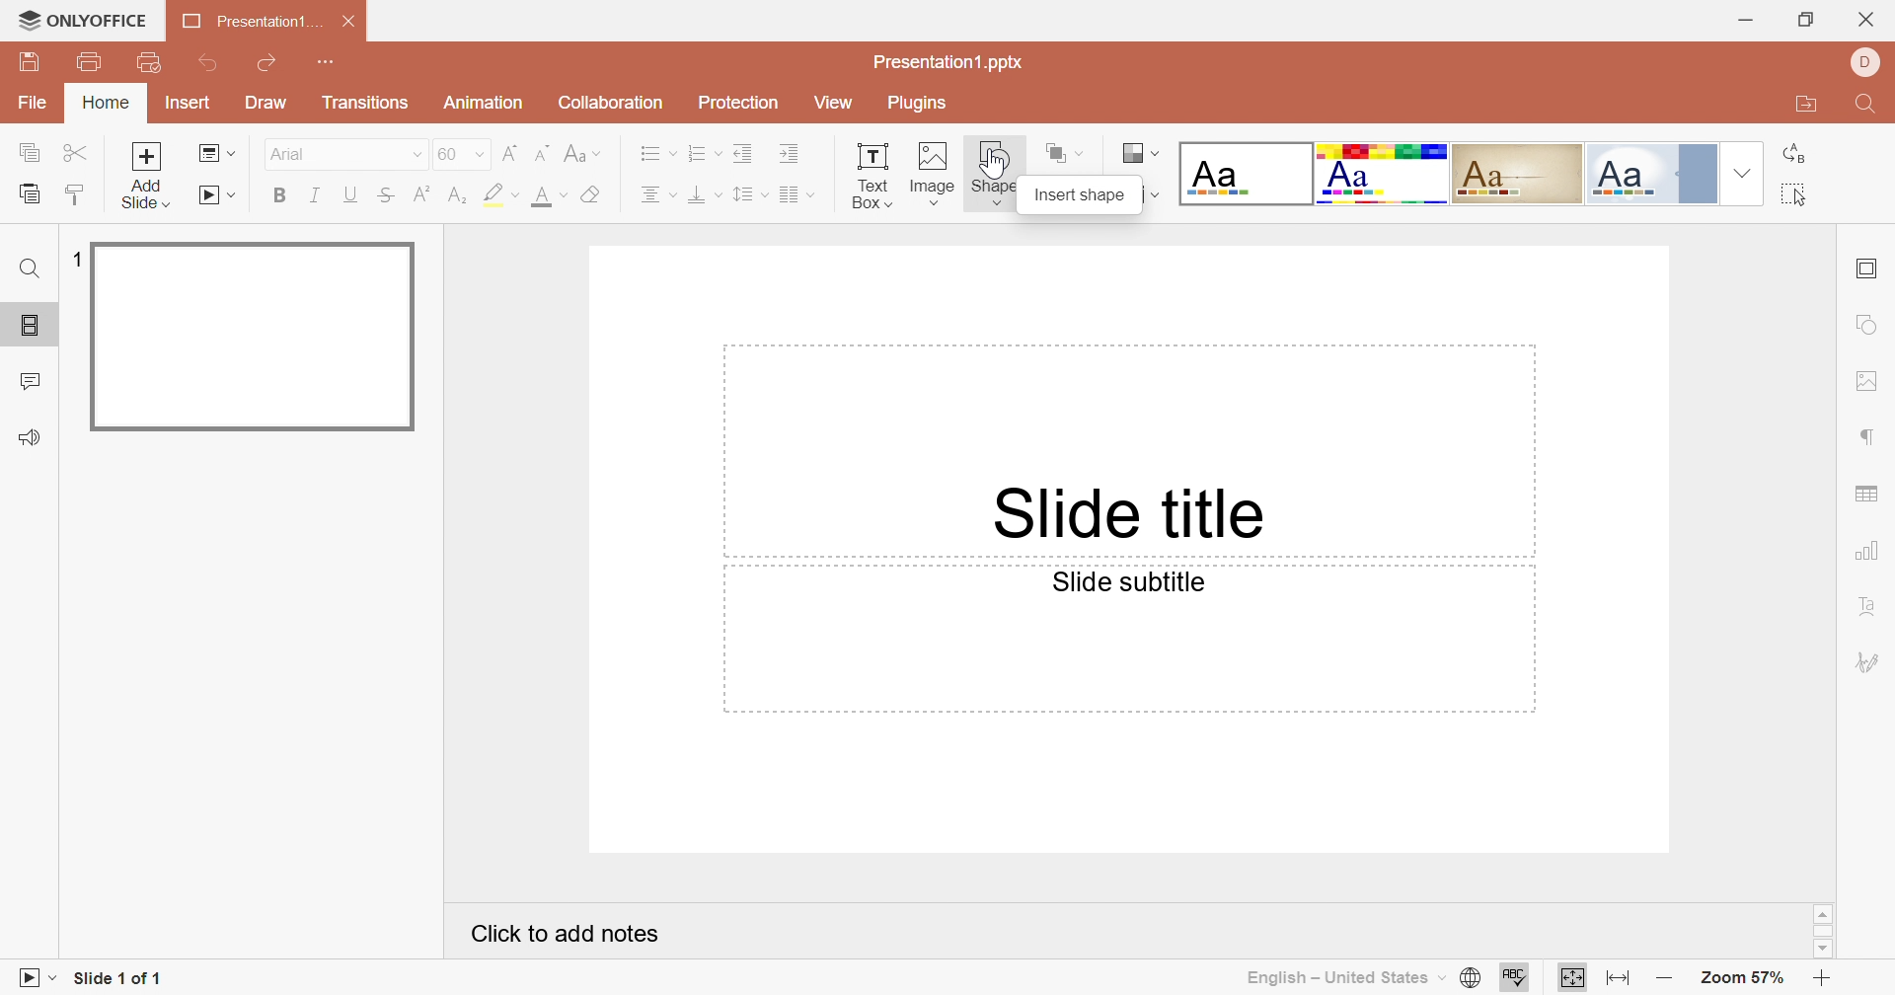 The width and height of the screenshot is (1895, 995). I want to click on Start slideshow, so click(217, 195).